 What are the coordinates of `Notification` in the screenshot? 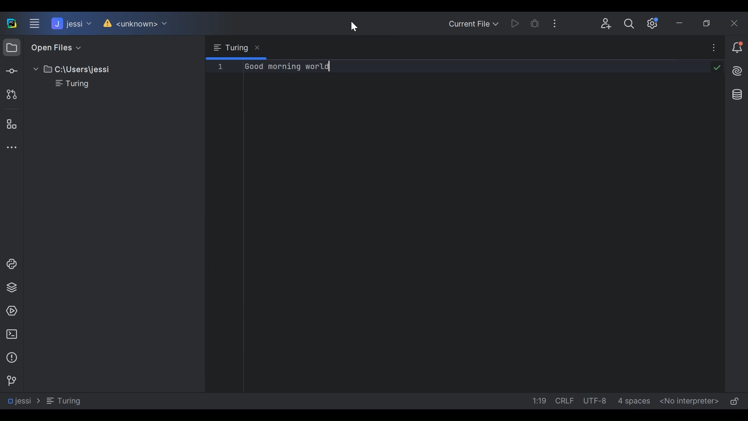 It's located at (738, 48).